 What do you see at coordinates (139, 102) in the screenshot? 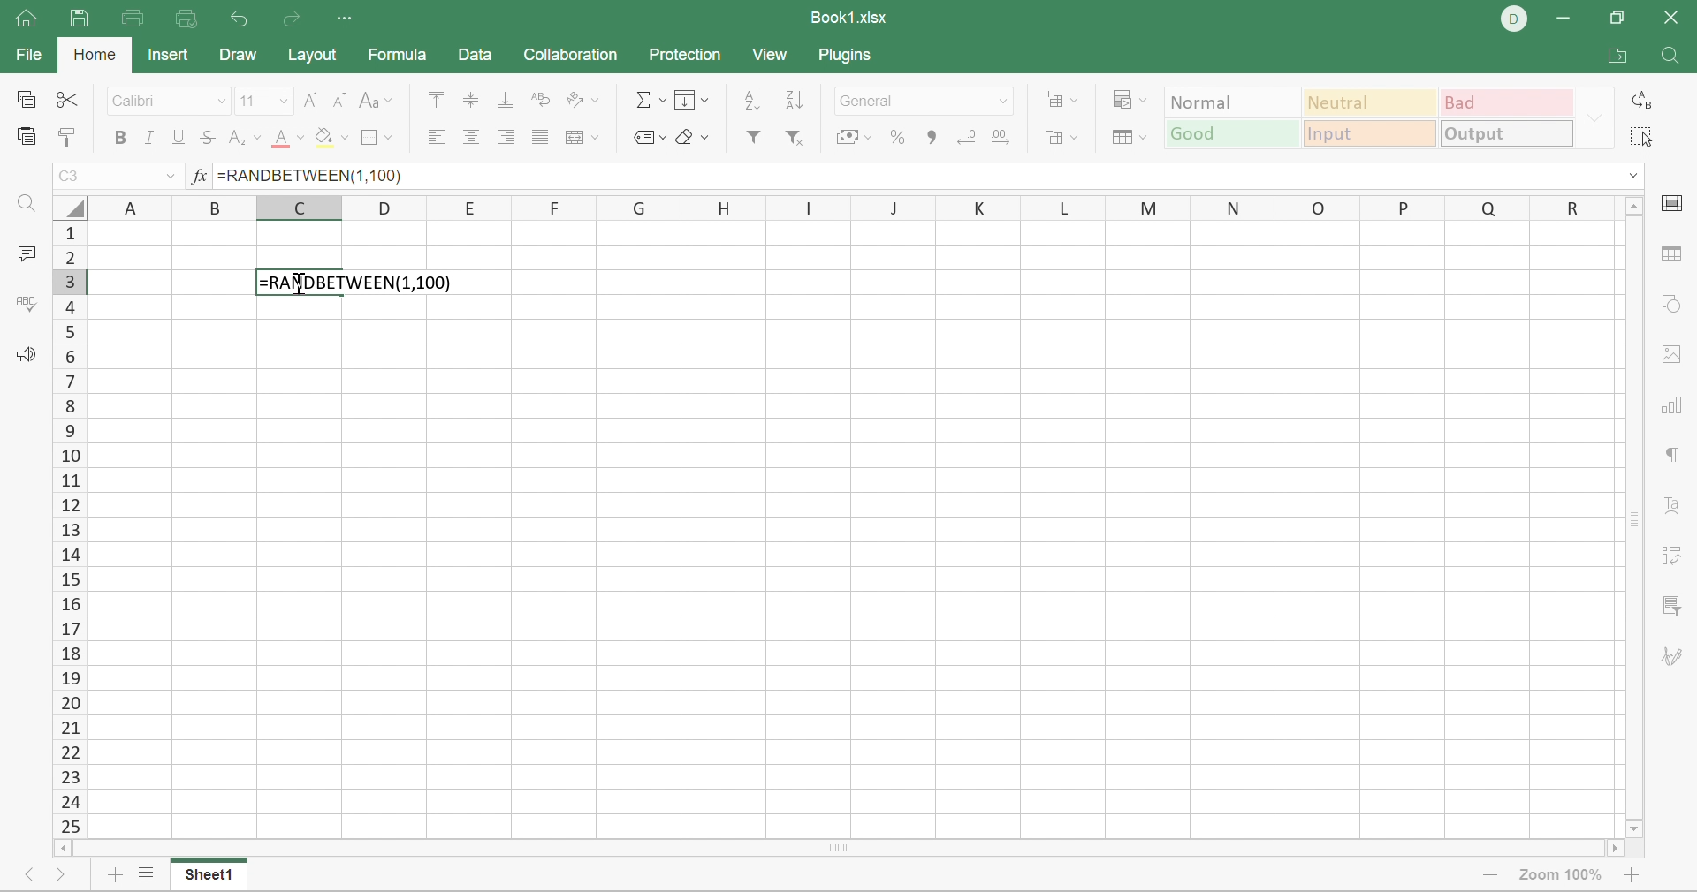
I see `Calibri` at bounding box center [139, 102].